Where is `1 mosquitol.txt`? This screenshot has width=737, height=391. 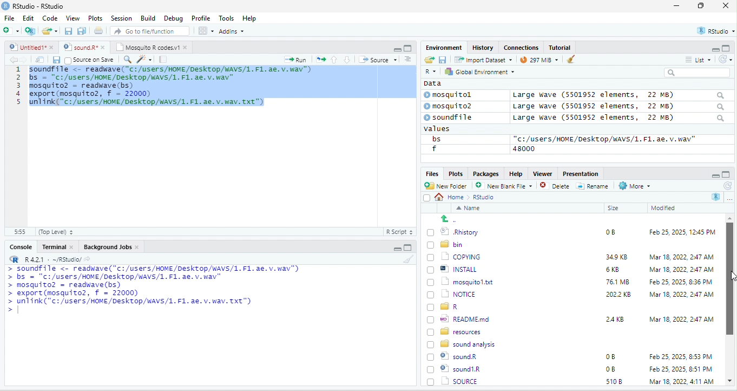 1 mosquitol.txt is located at coordinates (457, 281).